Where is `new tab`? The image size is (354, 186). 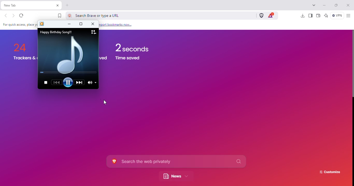
new tab is located at coordinates (67, 5).